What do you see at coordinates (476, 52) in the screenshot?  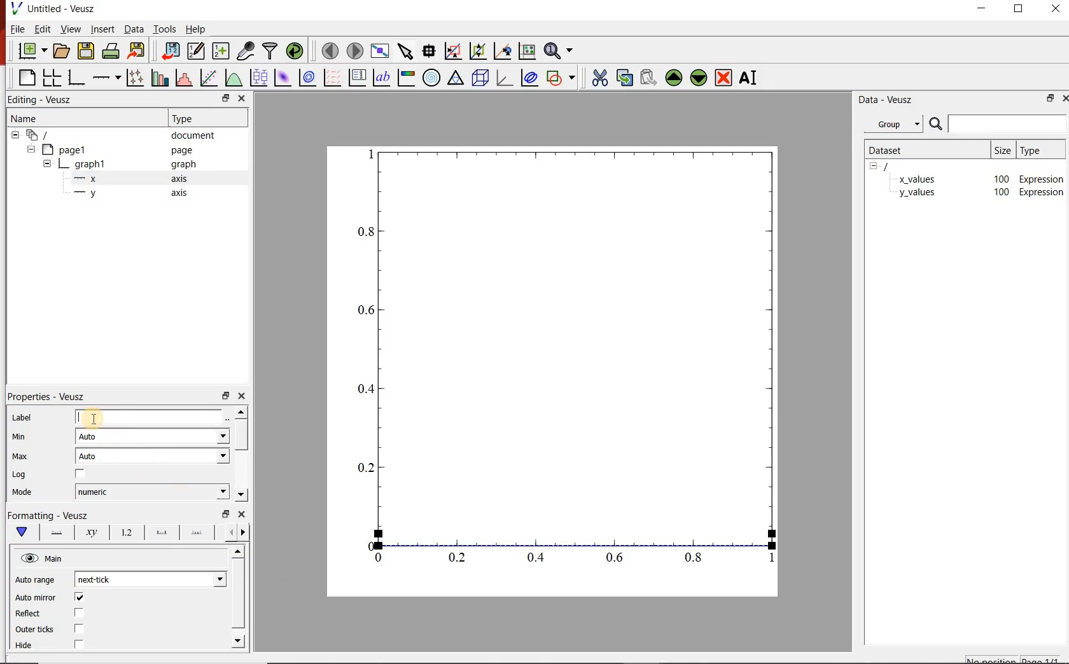 I see `click to zoom out on graph axes` at bounding box center [476, 52].